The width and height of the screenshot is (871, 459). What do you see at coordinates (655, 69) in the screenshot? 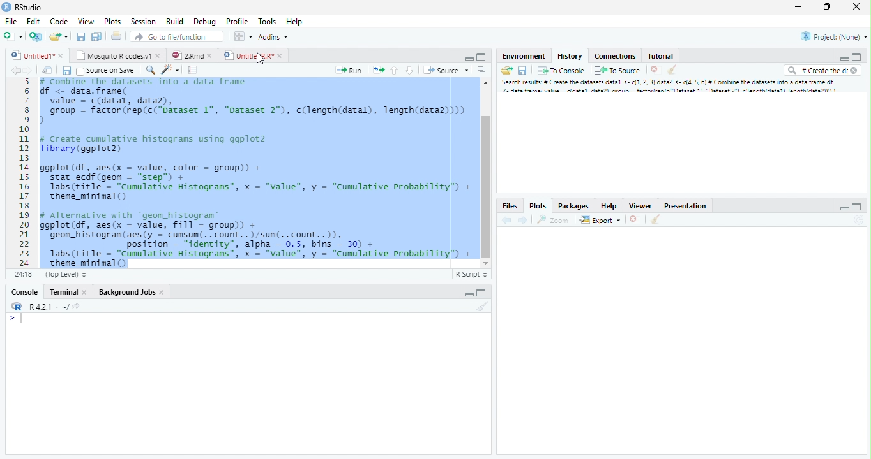
I see `Delete` at bounding box center [655, 69].